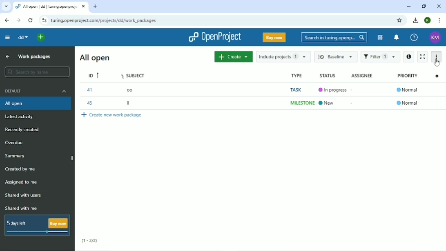 The image size is (446, 251). I want to click on Close, so click(439, 6).